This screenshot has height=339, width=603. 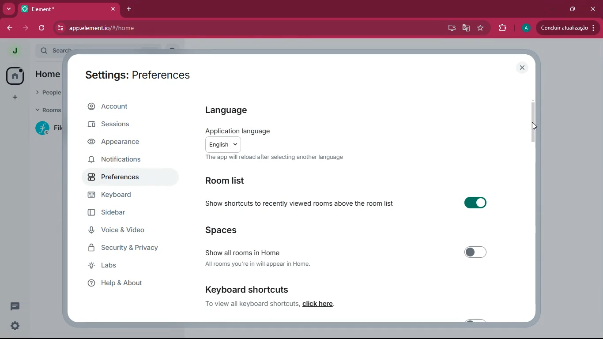 What do you see at coordinates (24, 28) in the screenshot?
I see `forward` at bounding box center [24, 28].